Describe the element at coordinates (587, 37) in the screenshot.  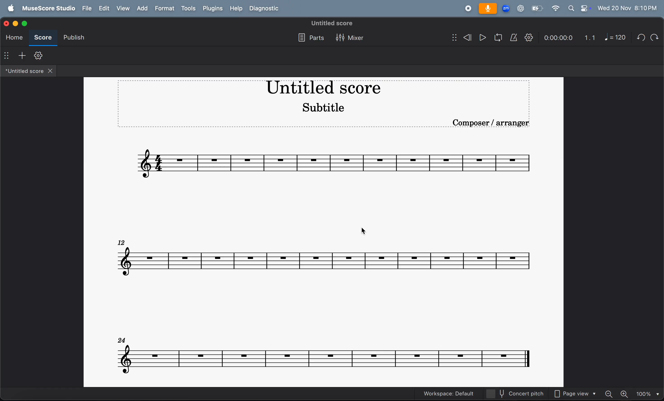
I see `1.1` at that location.